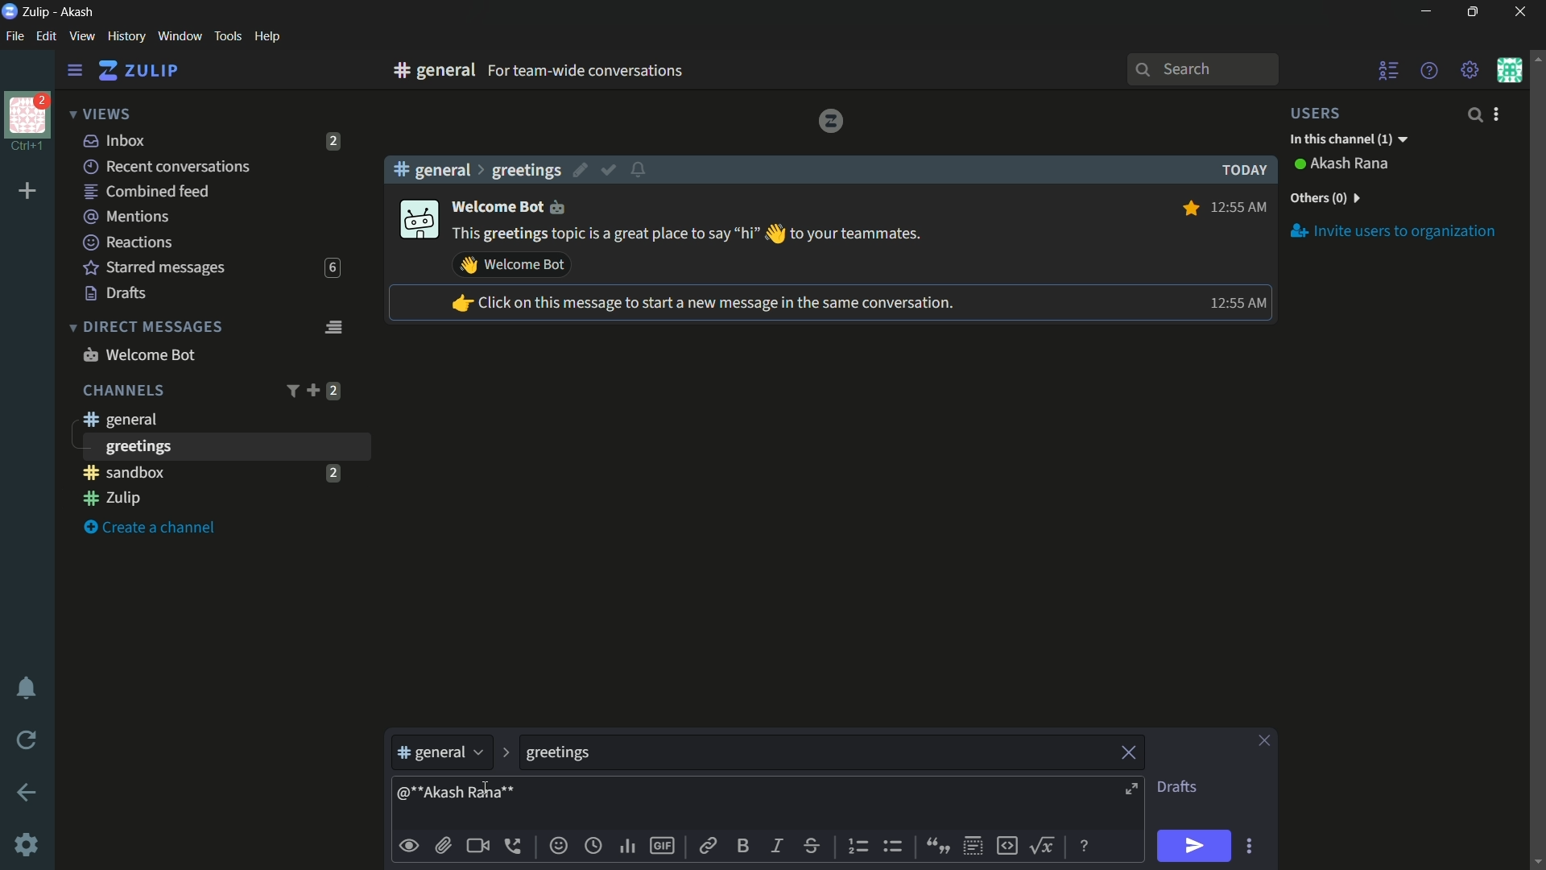  I want to click on Zulip, so click(38, 11).